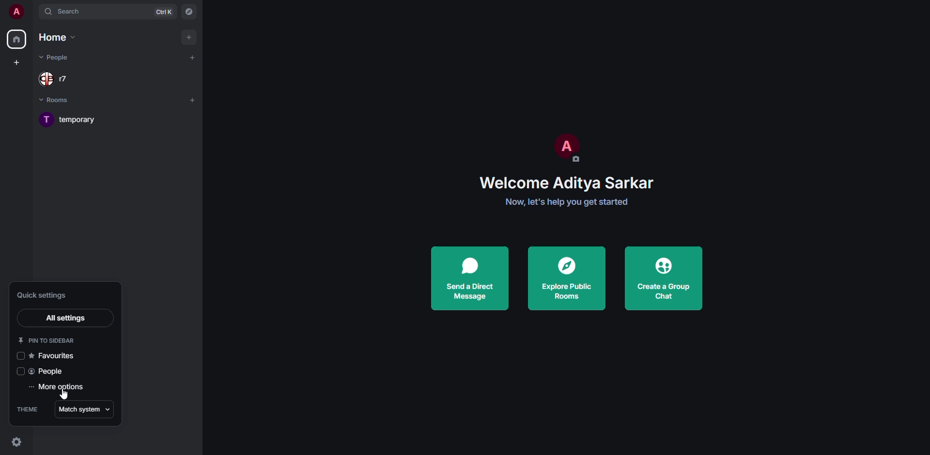 The width and height of the screenshot is (930, 455). What do you see at coordinates (47, 340) in the screenshot?
I see `pin to sidebar` at bounding box center [47, 340].